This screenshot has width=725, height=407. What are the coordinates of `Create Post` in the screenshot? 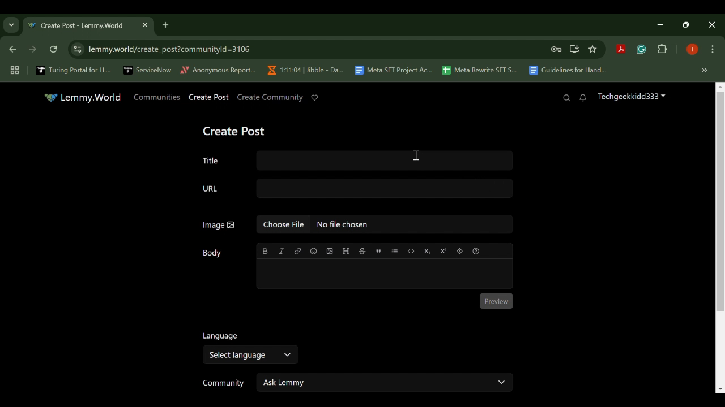 It's located at (236, 129).